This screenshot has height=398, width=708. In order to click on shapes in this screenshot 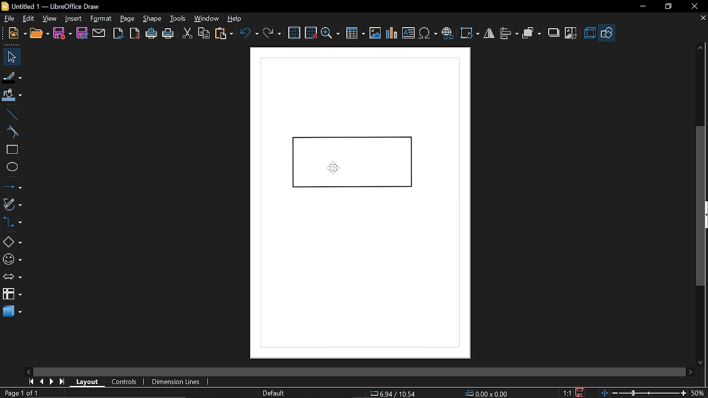, I will do `click(606, 32)`.